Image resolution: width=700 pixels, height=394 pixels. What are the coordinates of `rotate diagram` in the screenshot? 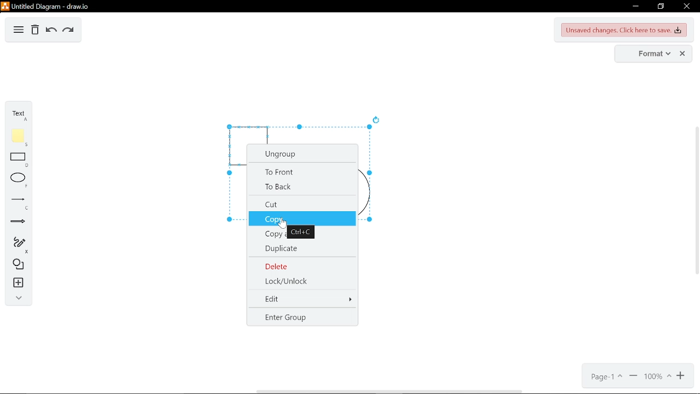 It's located at (377, 120).